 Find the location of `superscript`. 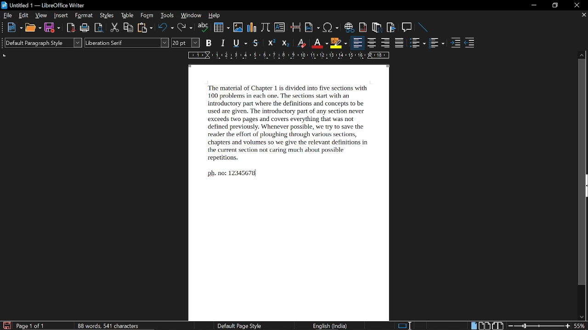

superscript is located at coordinates (270, 44).